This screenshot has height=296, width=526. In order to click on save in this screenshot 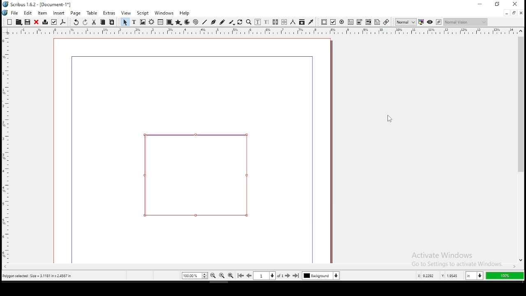, I will do `click(27, 22)`.